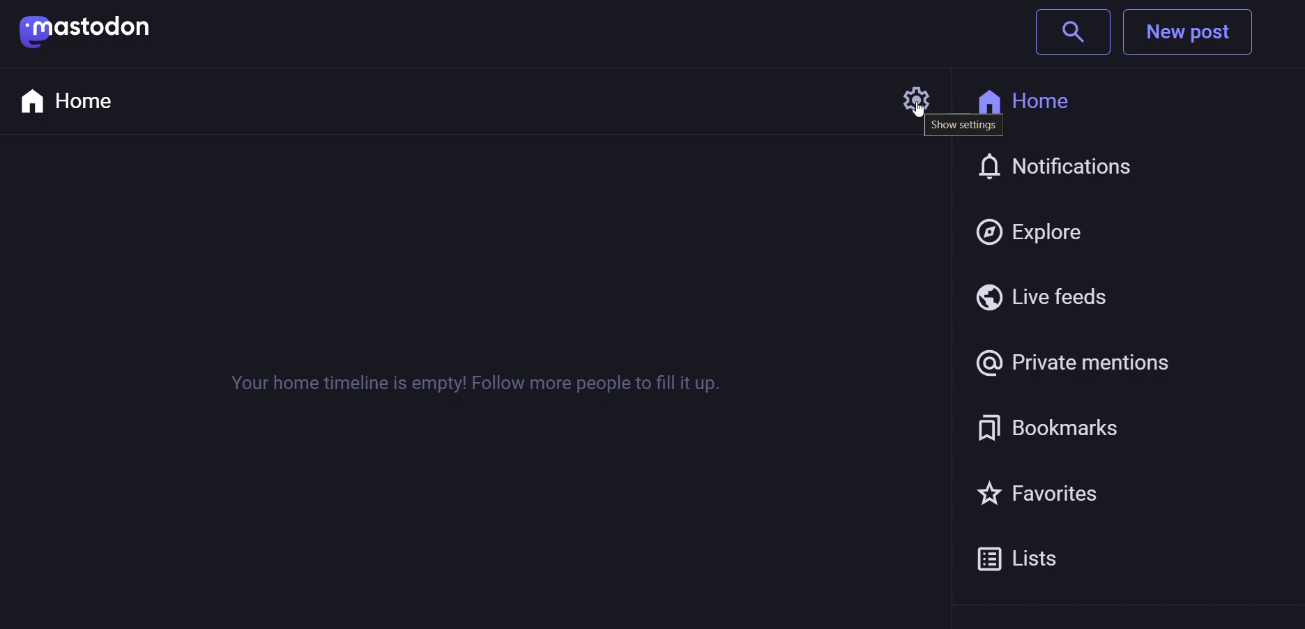  What do you see at coordinates (68, 102) in the screenshot?
I see `Home` at bounding box center [68, 102].